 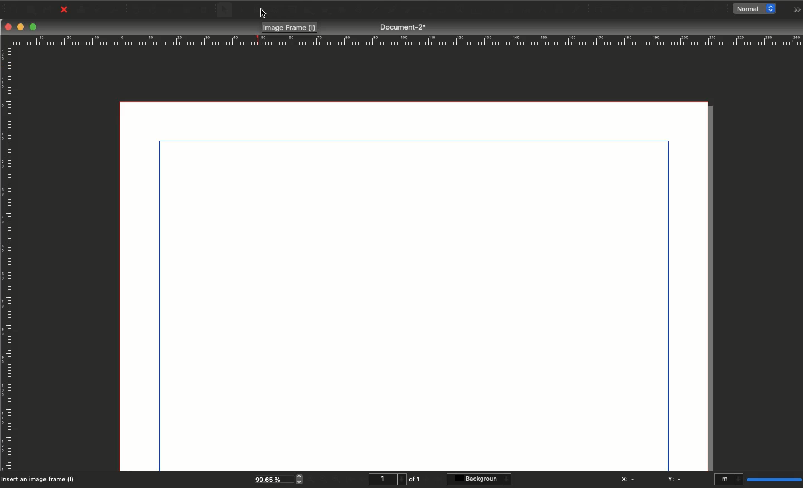 I want to click on Unlink text frames, so click(x=523, y=9).